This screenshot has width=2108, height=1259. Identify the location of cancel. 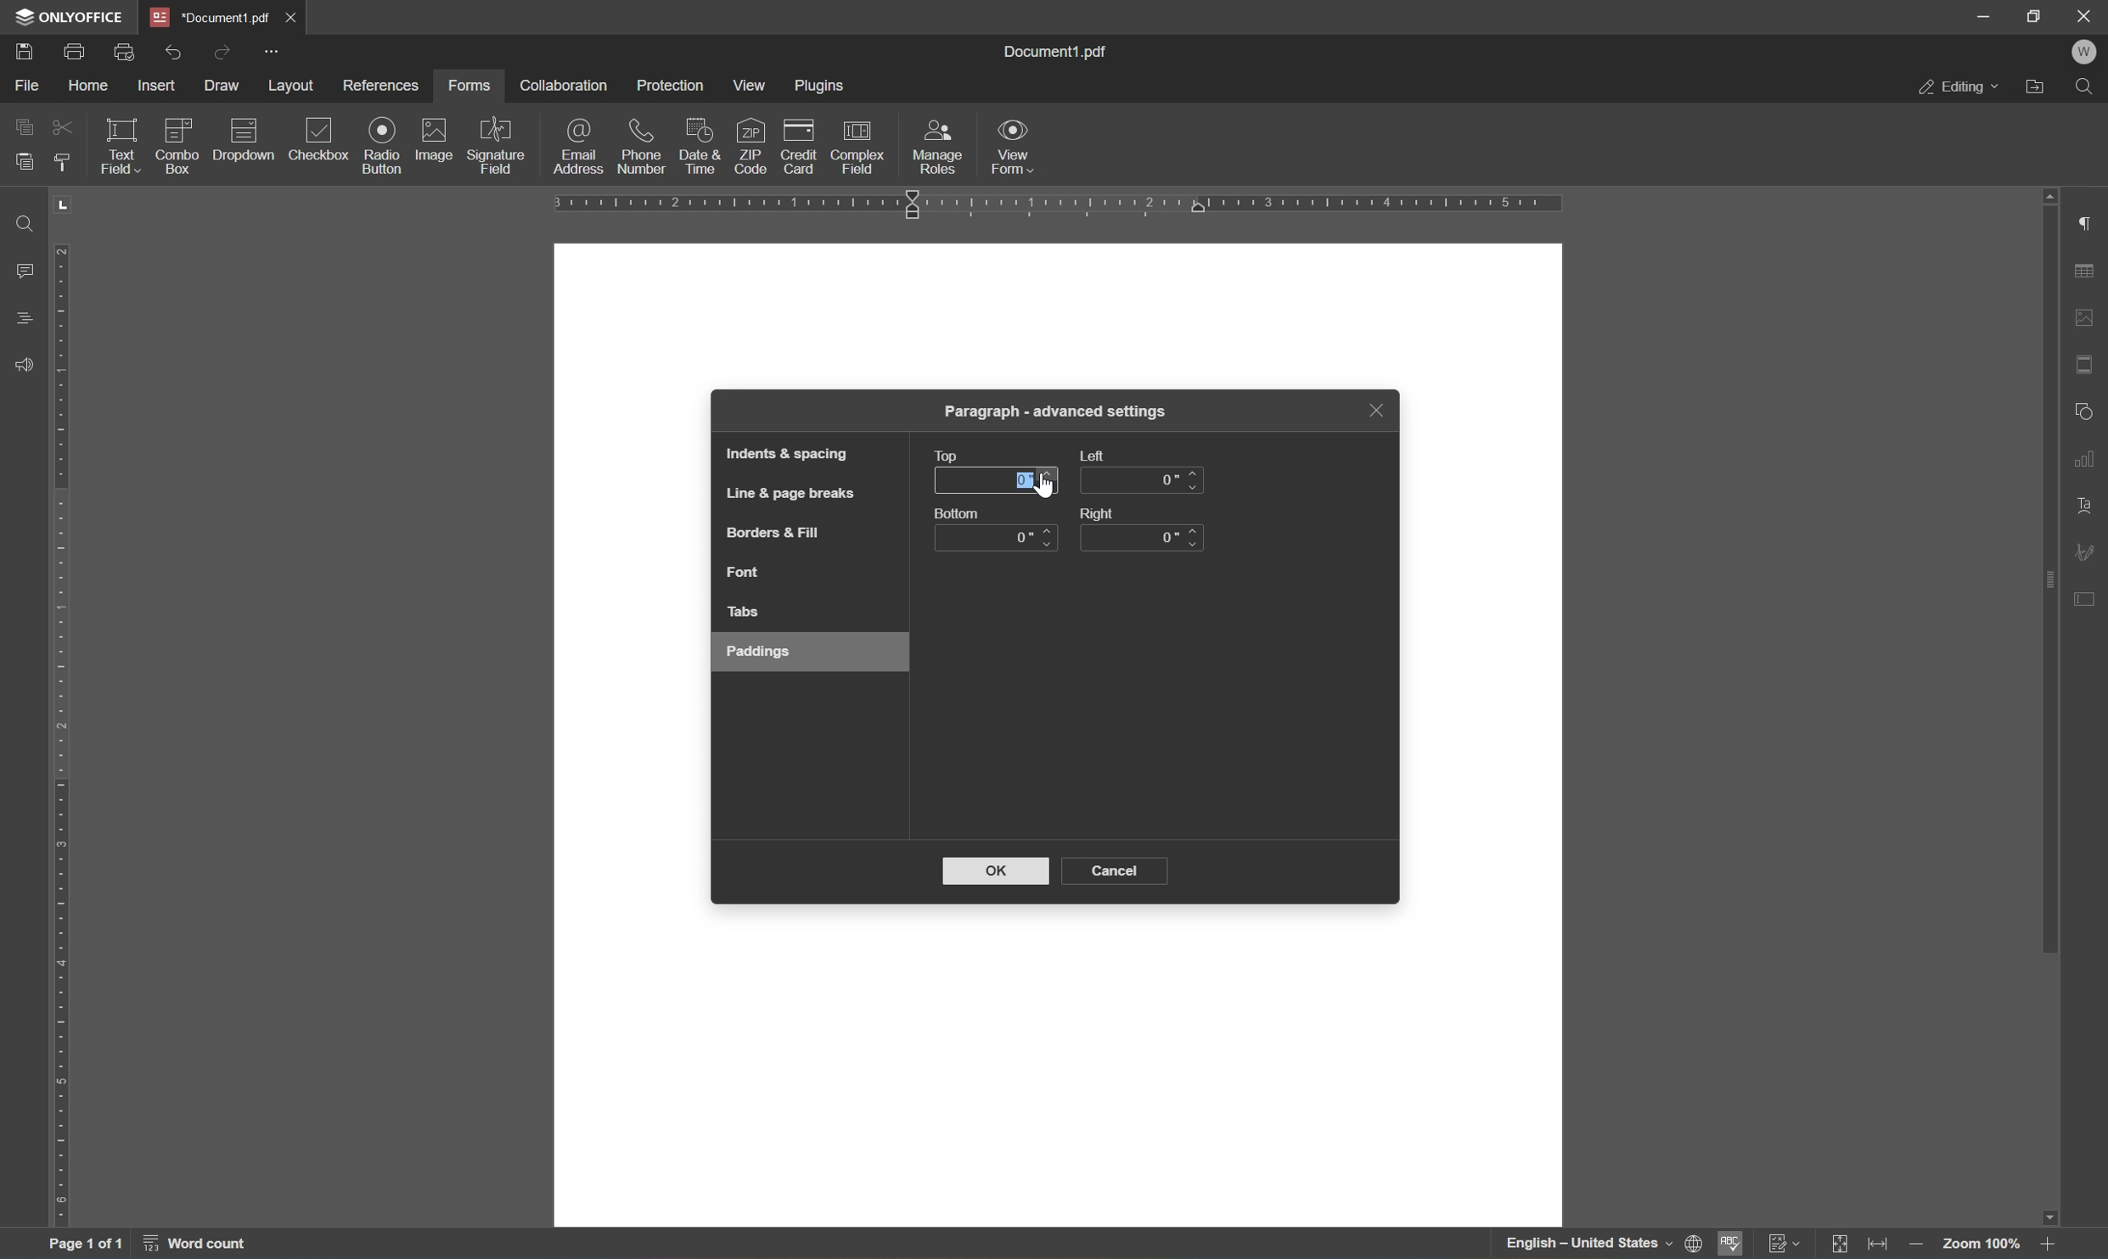
(1121, 870).